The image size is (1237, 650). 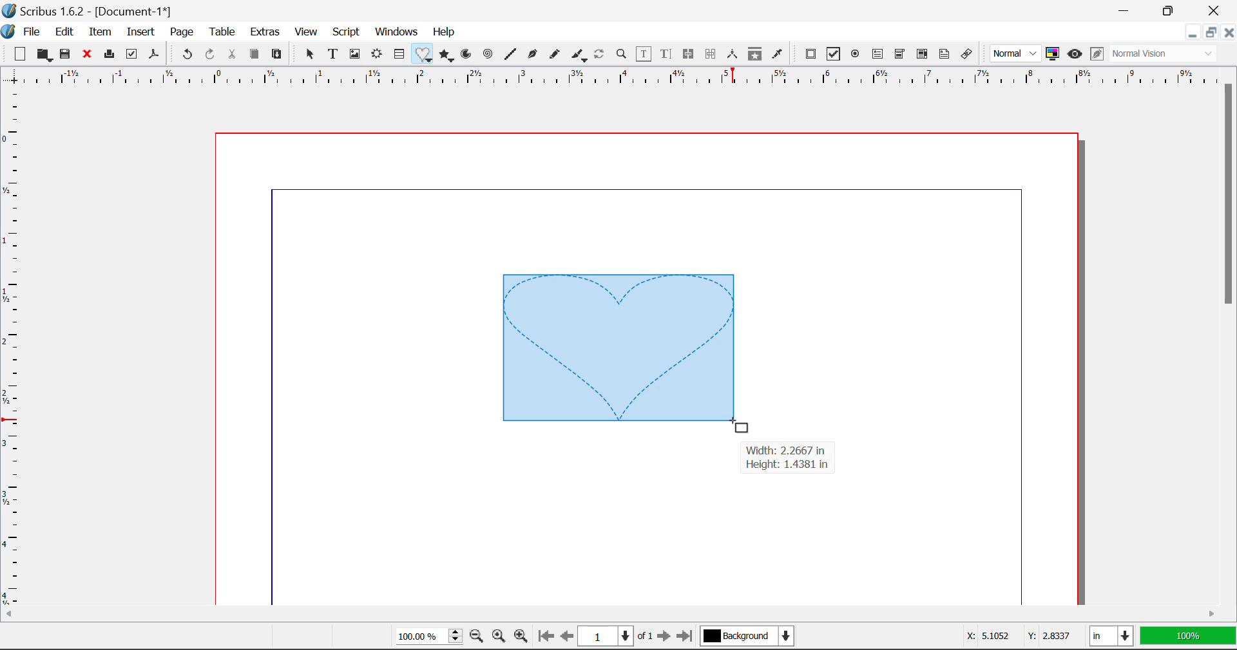 I want to click on Print, so click(x=111, y=55).